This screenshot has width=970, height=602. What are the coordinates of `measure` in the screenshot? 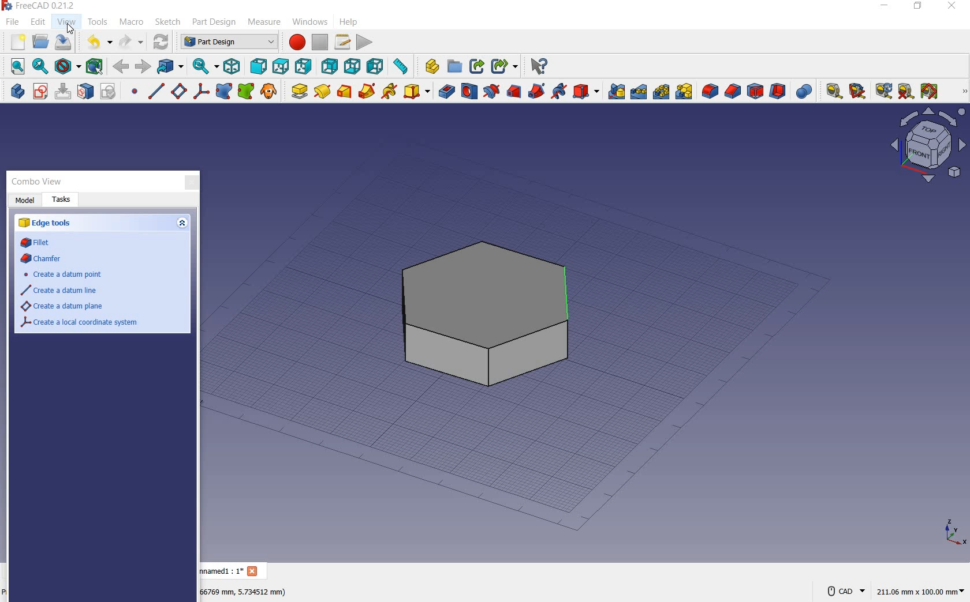 It's located at (265, 21).